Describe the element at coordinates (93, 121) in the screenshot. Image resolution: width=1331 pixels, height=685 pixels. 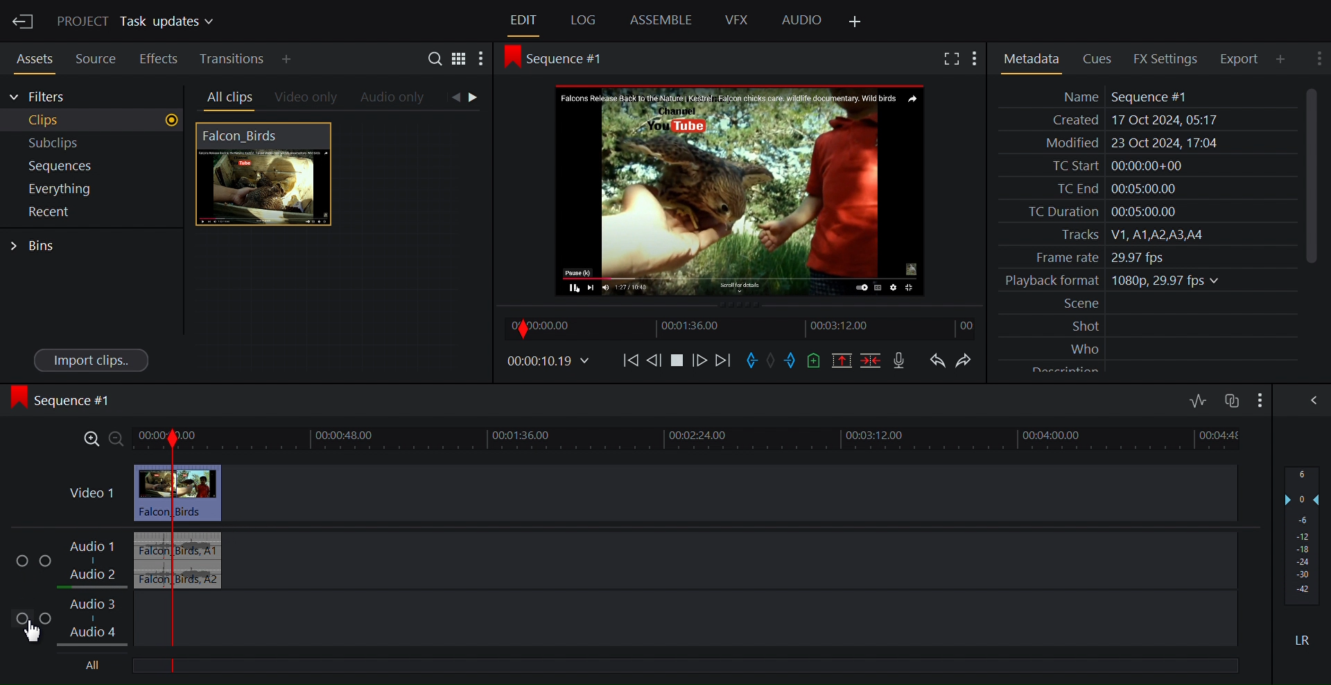
I see `Clips` at that location.